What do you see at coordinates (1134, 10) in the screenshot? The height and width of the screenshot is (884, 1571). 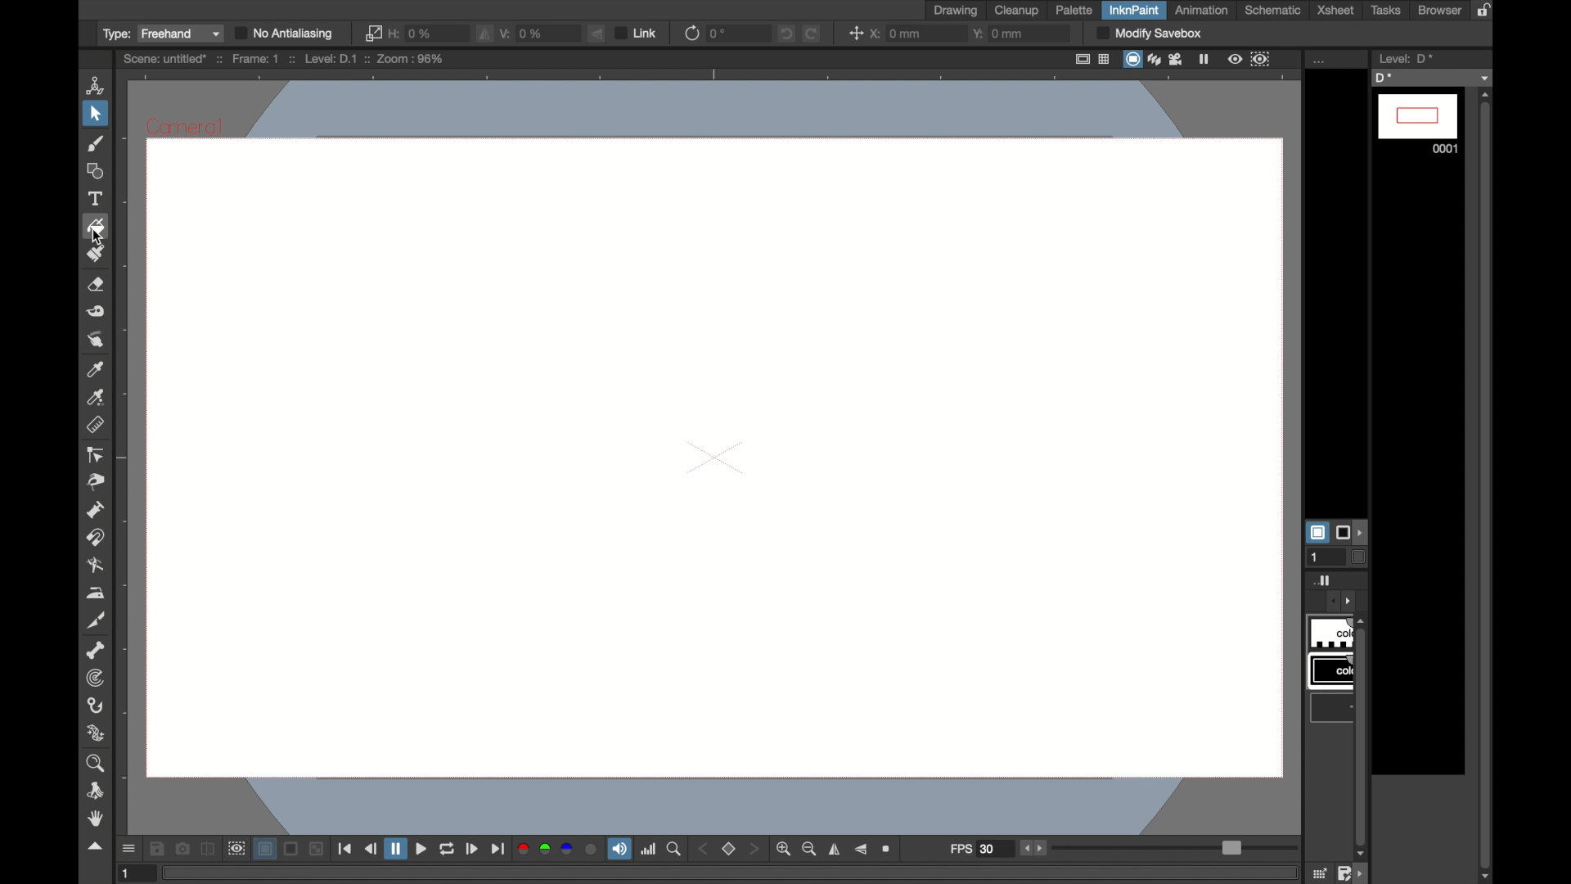 I see `inknpaint` at bounding box center [1134, 10].